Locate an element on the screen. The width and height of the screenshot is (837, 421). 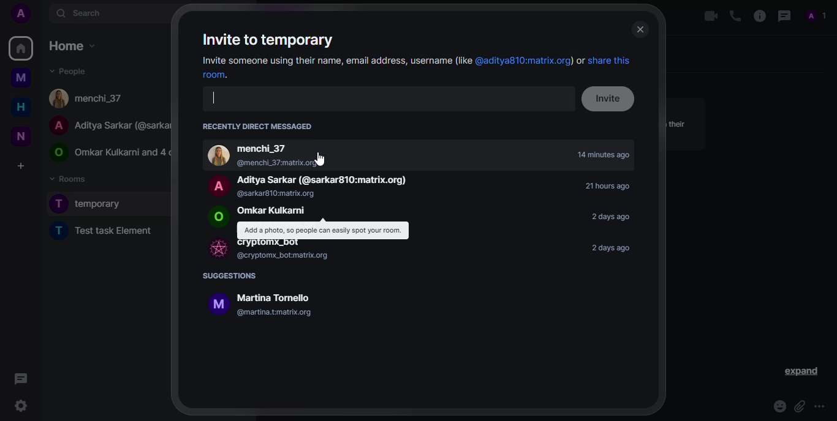
profile is located at coordinates (814, 15).